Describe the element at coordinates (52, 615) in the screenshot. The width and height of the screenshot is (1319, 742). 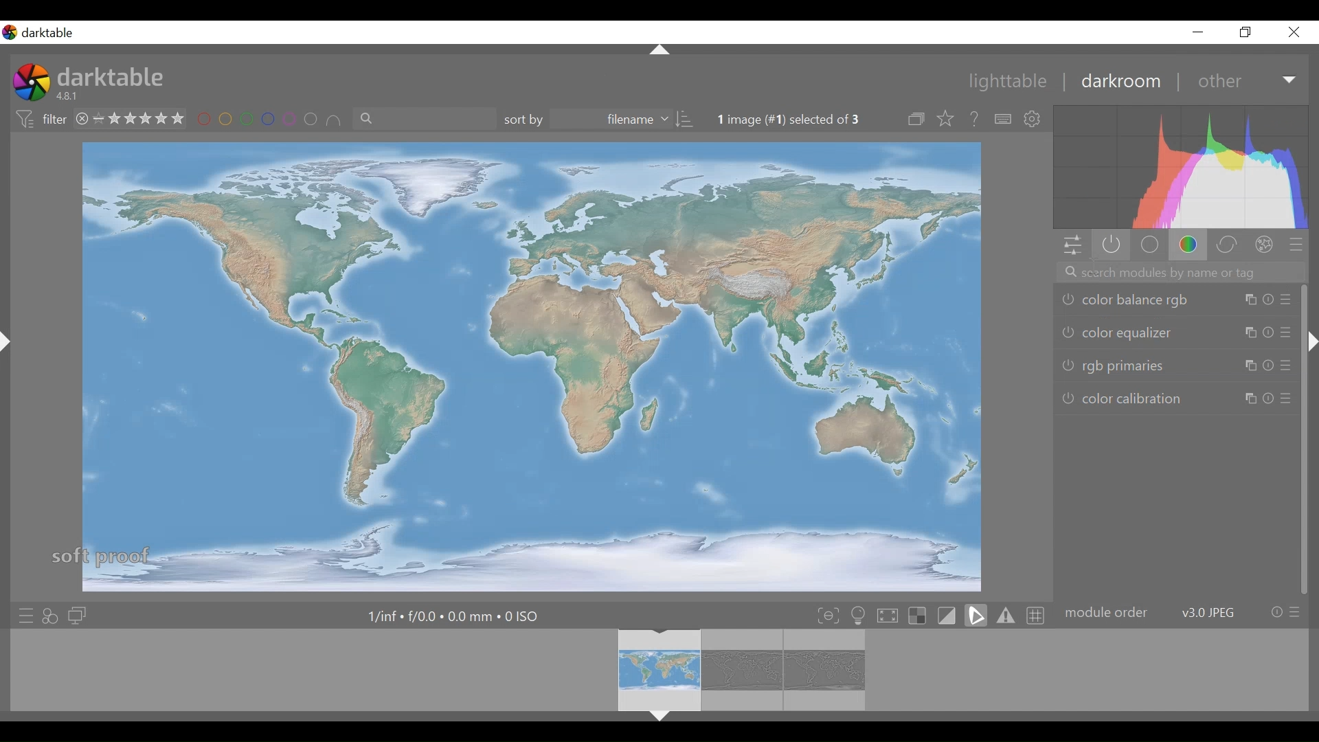
I see `quick access for applying any of styles` at that location.